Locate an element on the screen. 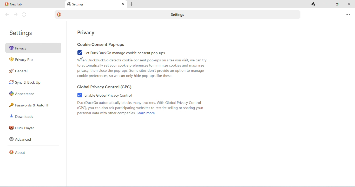 This screenshot has height=187, width=355. go back is located at coordinates (8, 15).